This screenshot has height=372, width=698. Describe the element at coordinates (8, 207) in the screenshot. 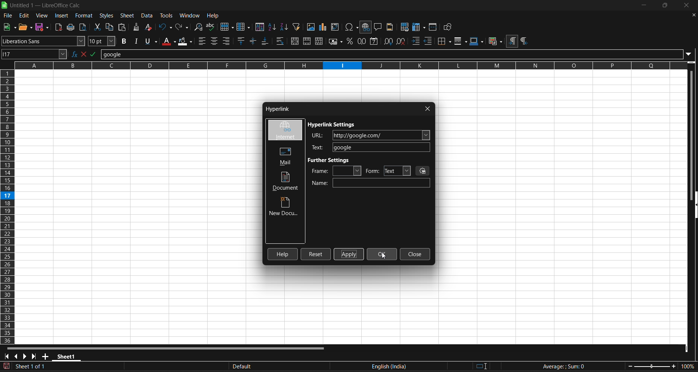

I see `columns` at that location.